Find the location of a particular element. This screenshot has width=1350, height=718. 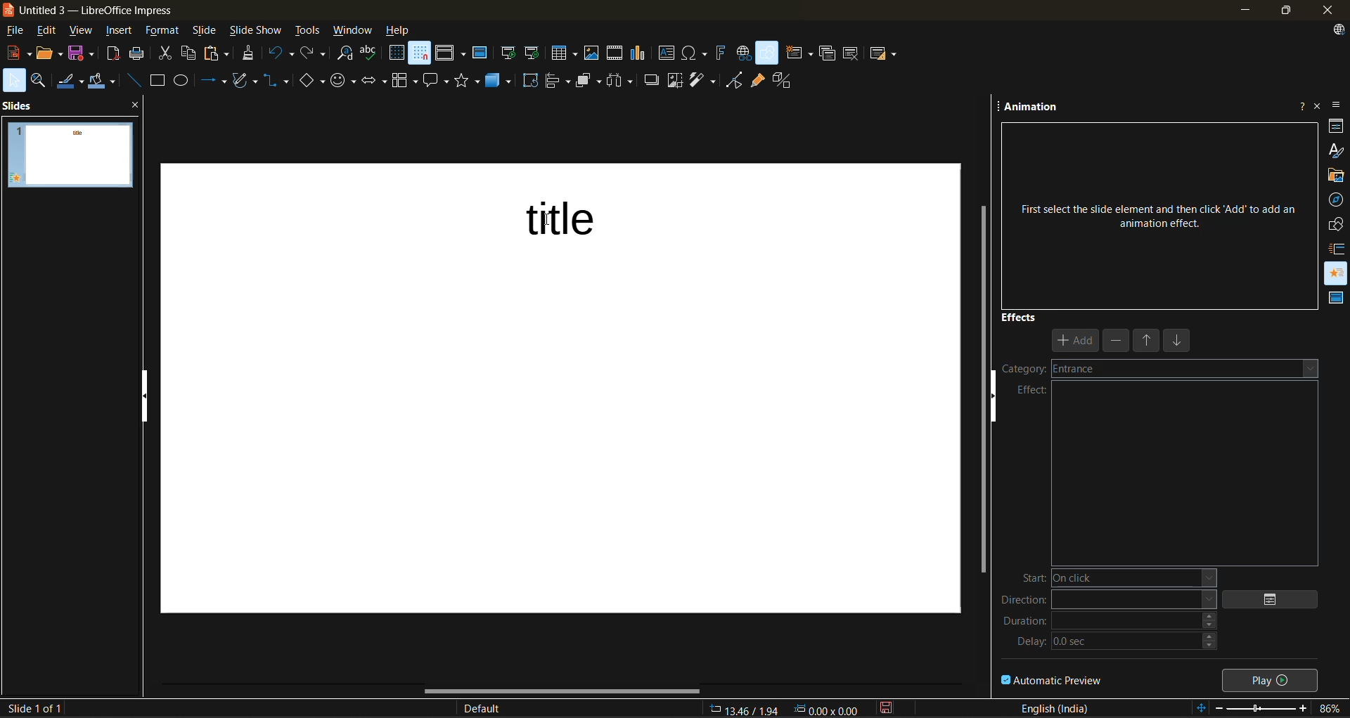

animation is located at coordinates (1337, 270).